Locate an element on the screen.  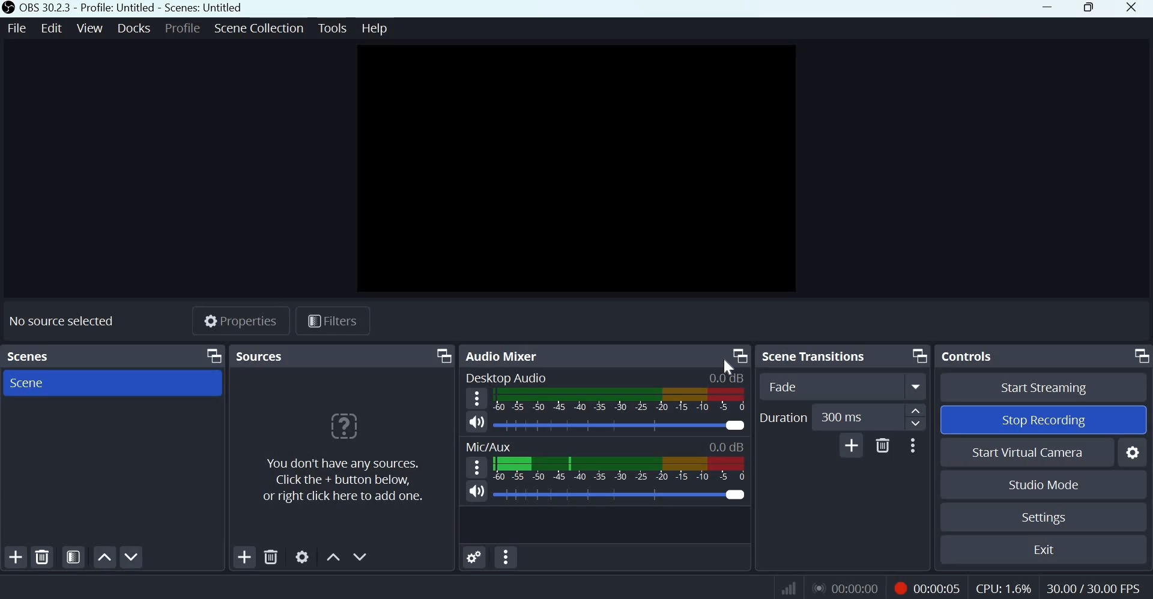
Duration is located at coordinates (784, 417).